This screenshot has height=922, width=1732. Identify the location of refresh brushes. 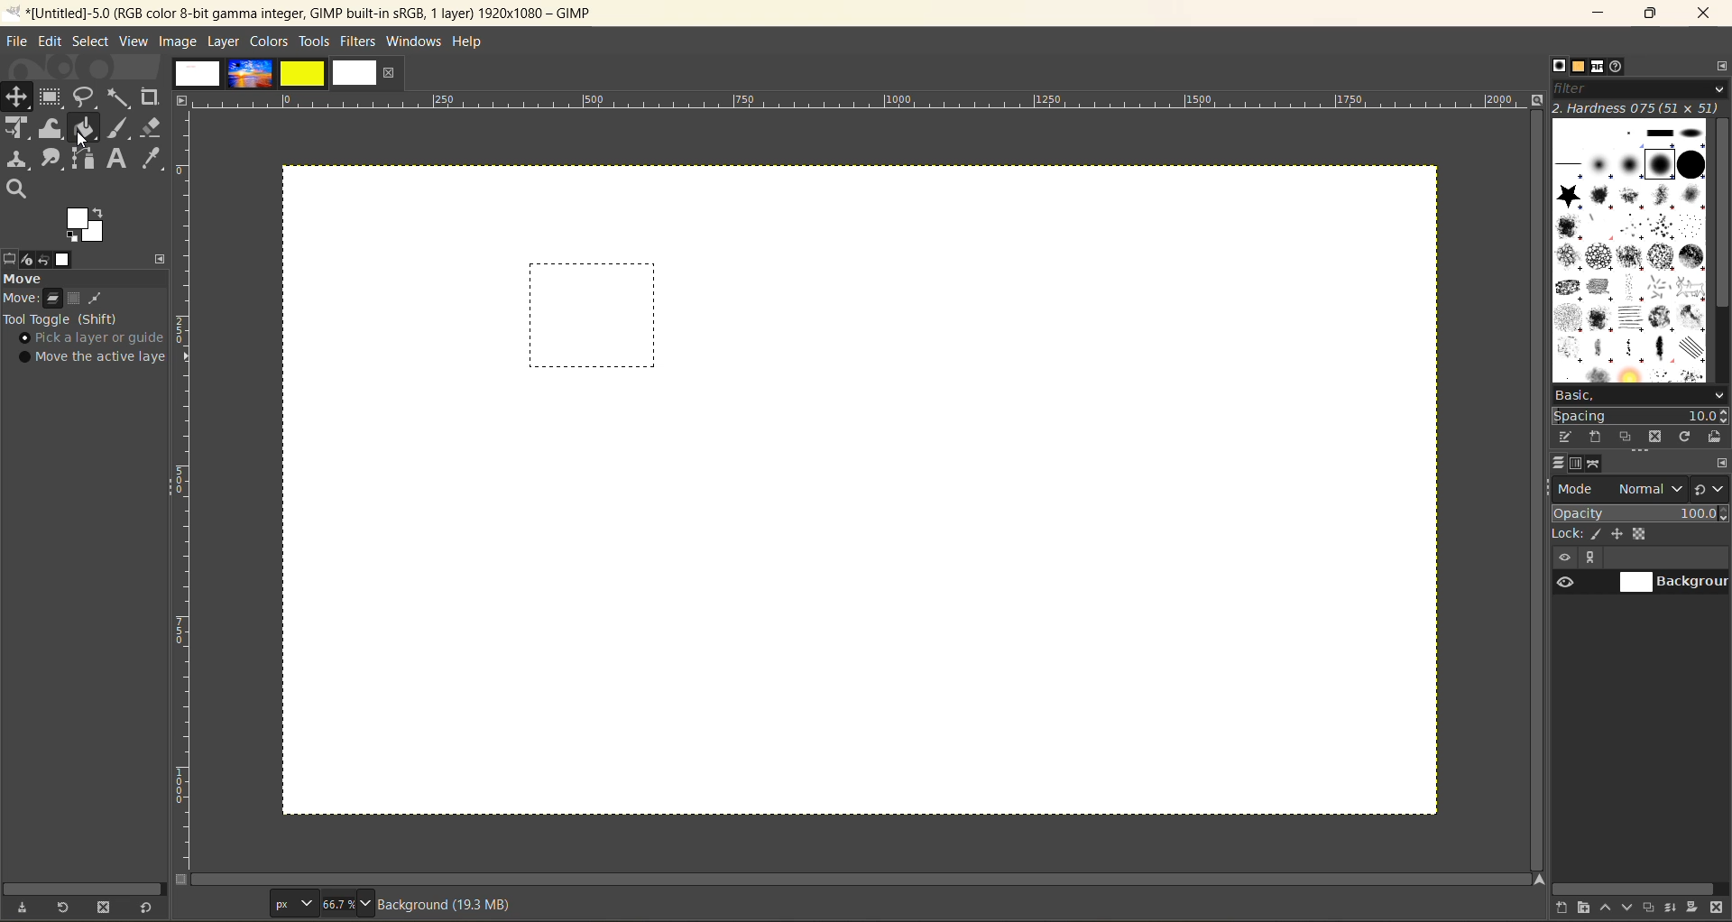
(1684, 437).